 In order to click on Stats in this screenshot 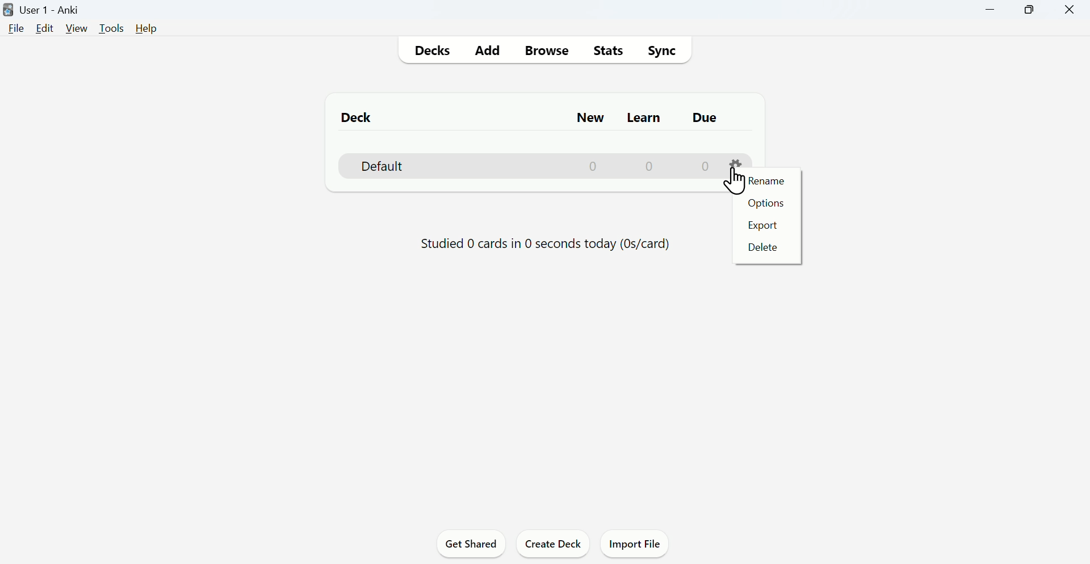, I will do `click(607, 50)`.